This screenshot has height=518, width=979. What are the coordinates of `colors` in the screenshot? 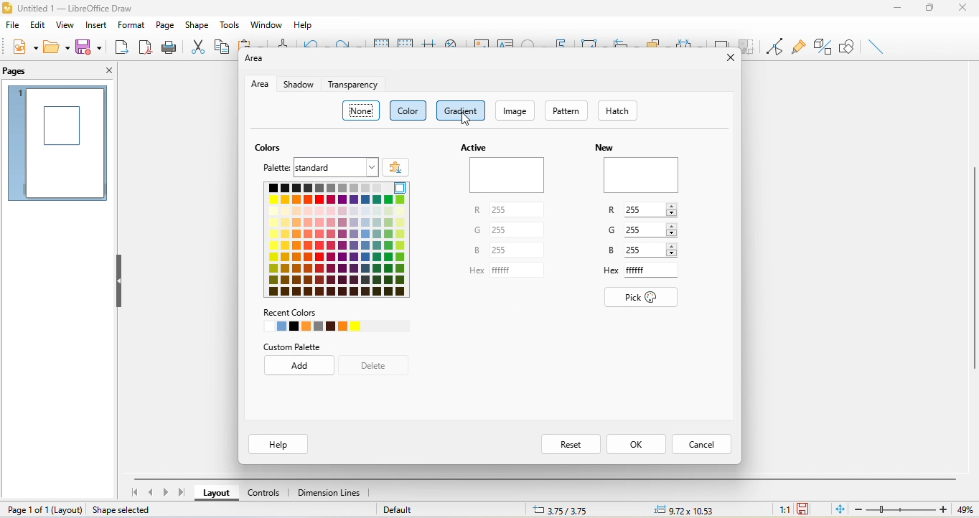 It's located at (266, 148).